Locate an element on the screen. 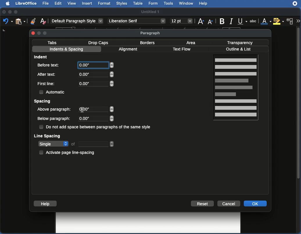 Image resolution: width=301 pixels, height=234 pixels. Alignment is located at coordinates (129, 50).